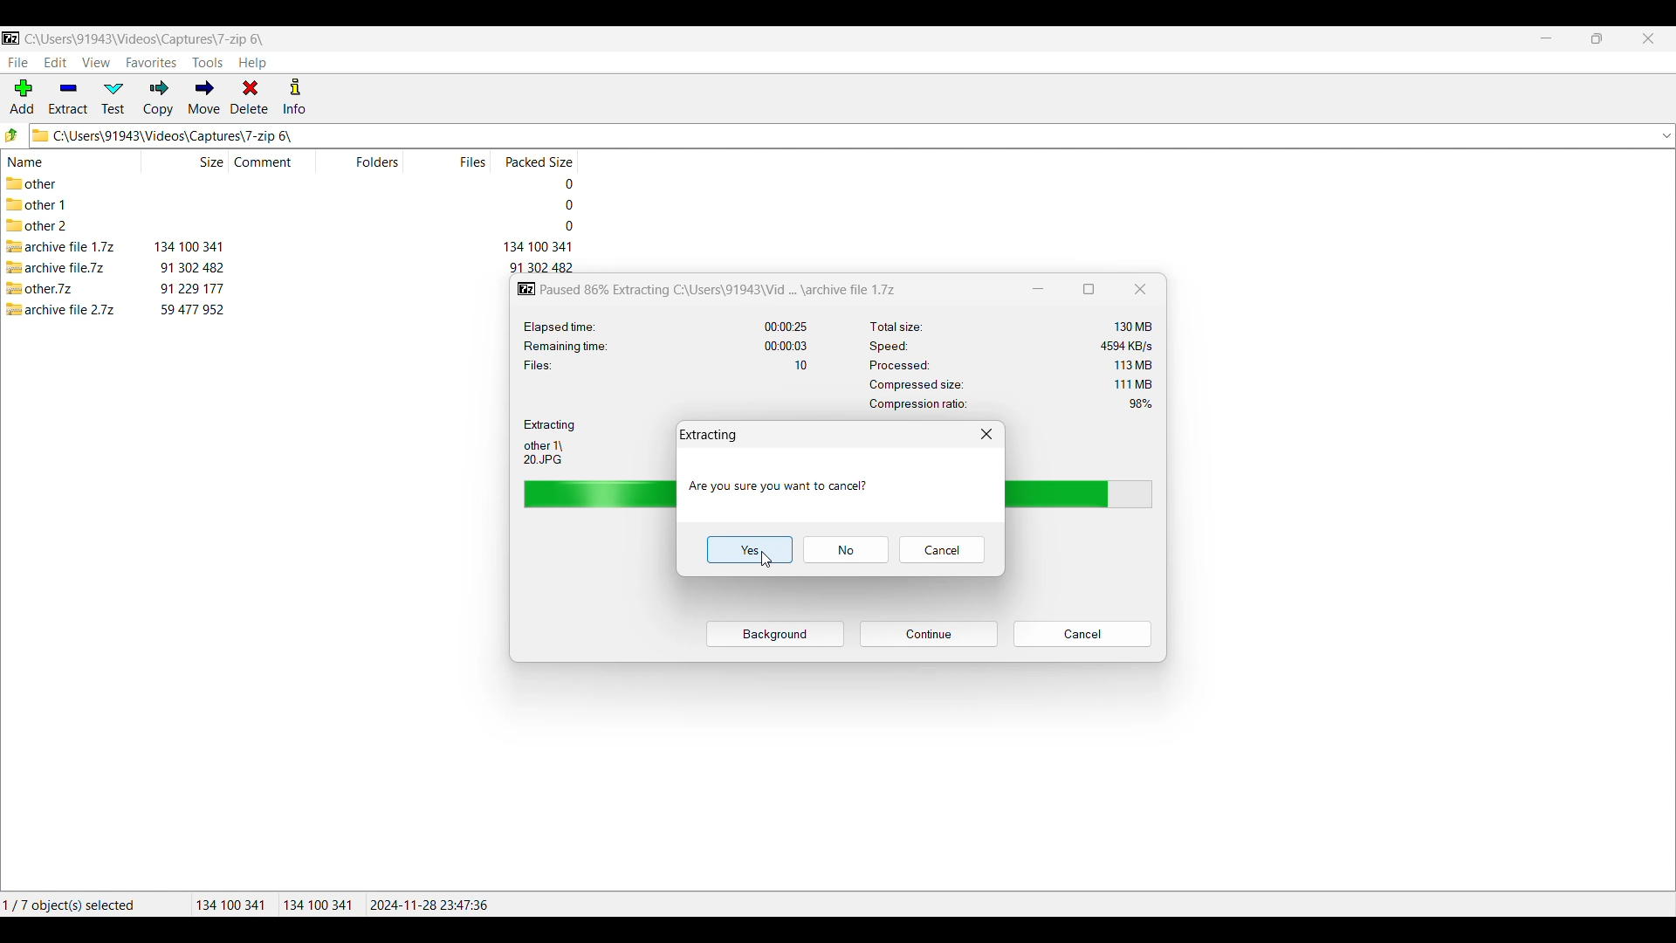  What do you see at coordinates (141, 39) in the screenshot?
I see `C:\Users\91943\Videos\Captures\7-zip 6\` at bounding box center [141, 39].